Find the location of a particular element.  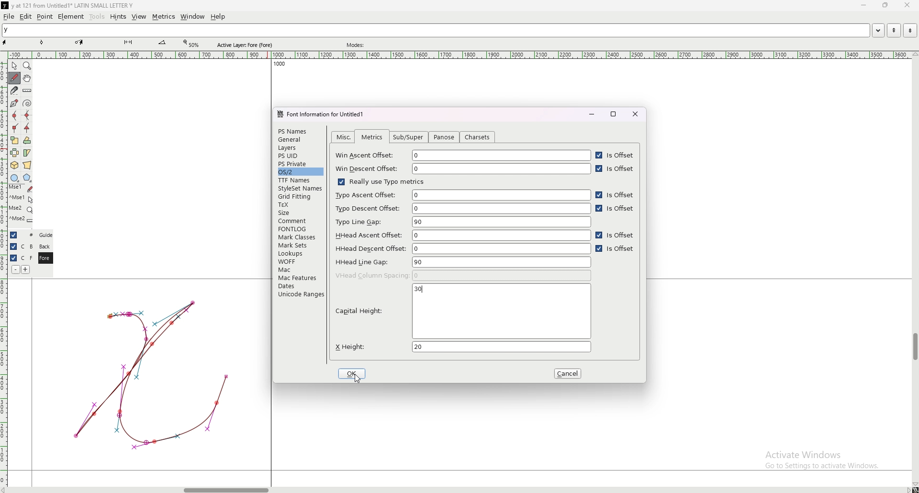

zoom percentage is located at coordinates (192, 44).